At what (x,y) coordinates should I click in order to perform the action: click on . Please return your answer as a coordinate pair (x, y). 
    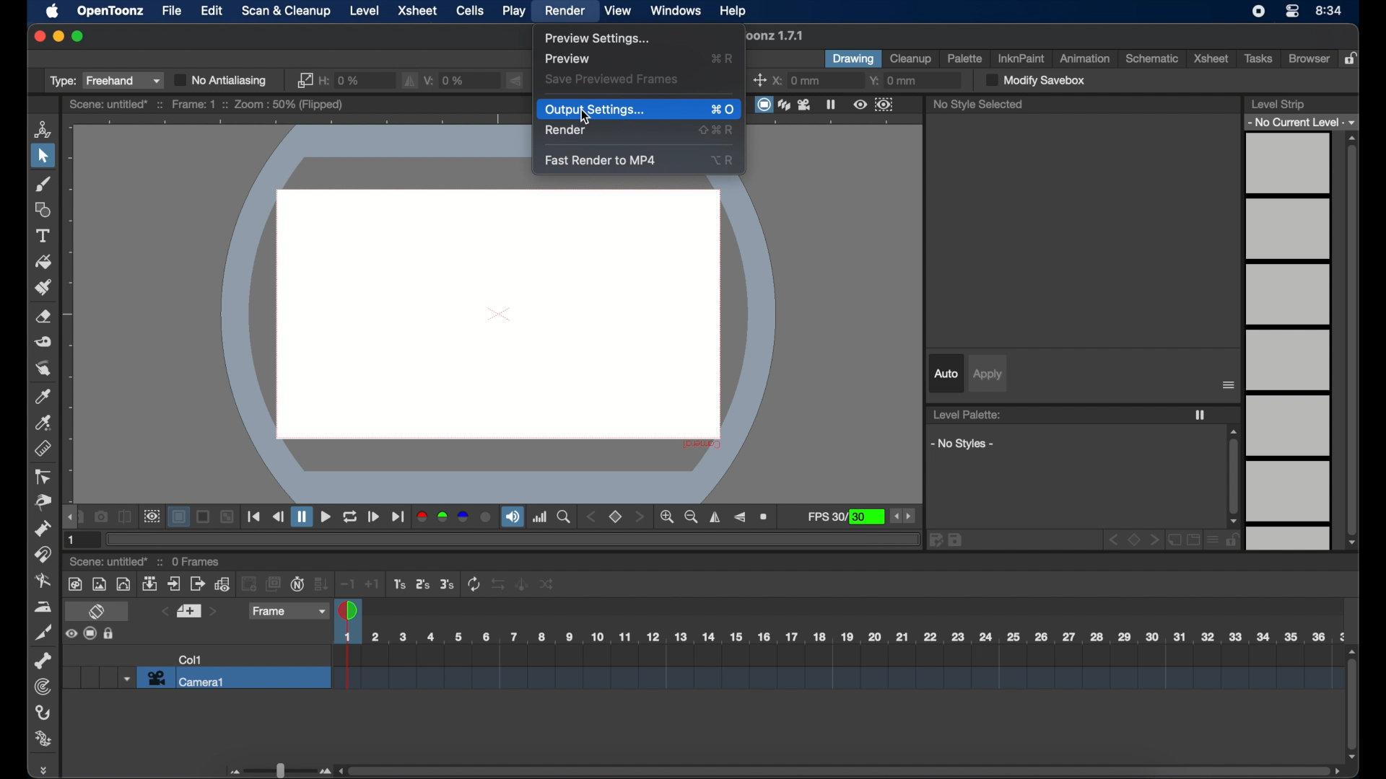
    Looking at the image, I should click on (399, 583).